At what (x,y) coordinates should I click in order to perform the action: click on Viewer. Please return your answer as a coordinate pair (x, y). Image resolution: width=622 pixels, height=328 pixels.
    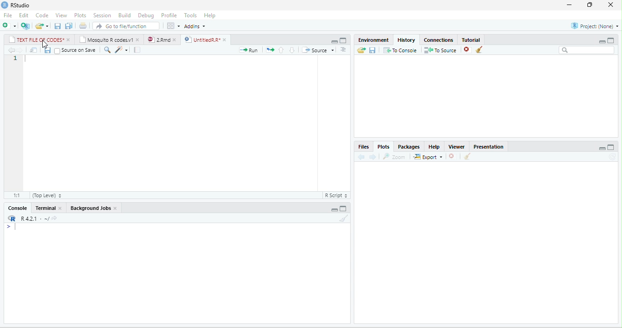
    Looking at the image, I should click on (457, 147).